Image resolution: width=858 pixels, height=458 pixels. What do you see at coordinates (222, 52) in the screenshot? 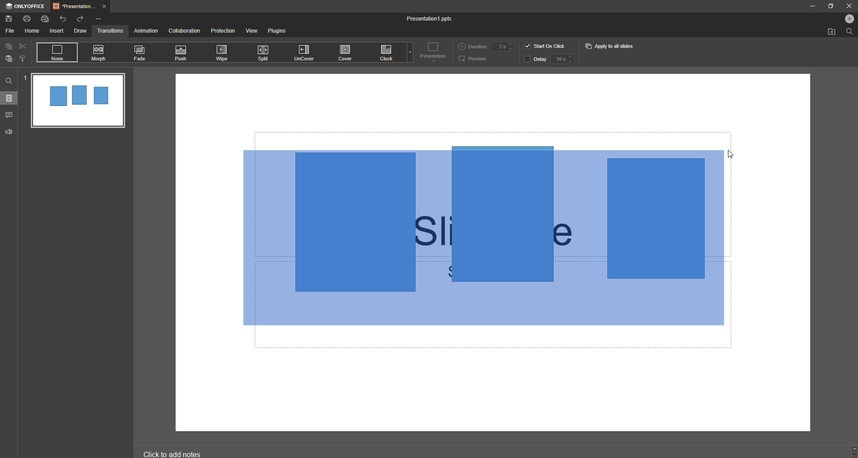
I see `Wipe` at bounding box center [222, 52].